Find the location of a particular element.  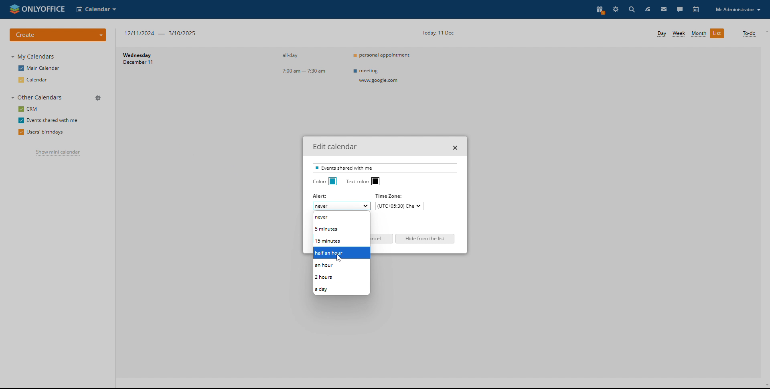

present is located at coordinates (599, 9).